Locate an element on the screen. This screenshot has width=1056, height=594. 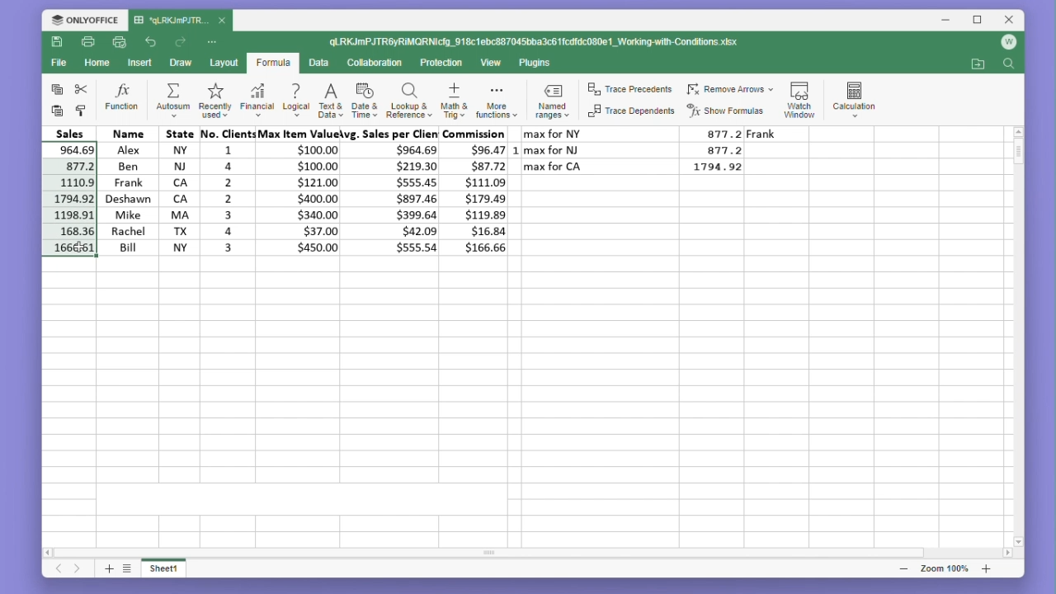
Protection is located at coordinates (440, 64).